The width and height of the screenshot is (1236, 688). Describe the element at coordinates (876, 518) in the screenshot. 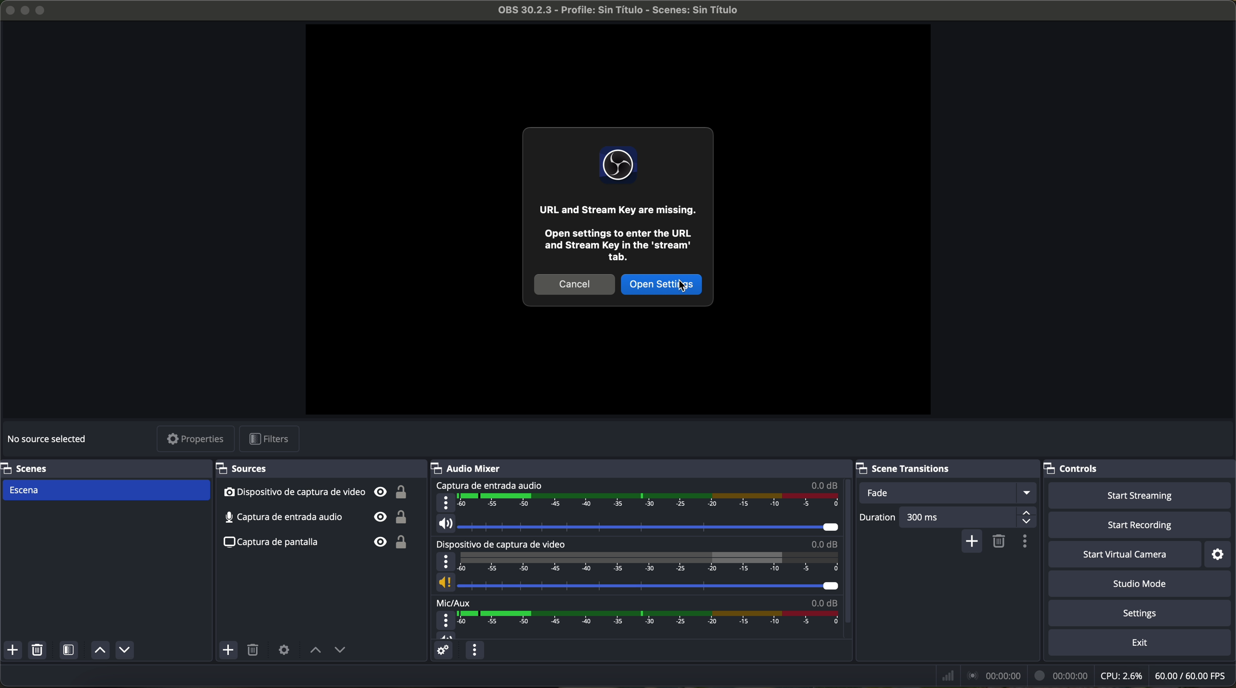

I see `duration` at that location.